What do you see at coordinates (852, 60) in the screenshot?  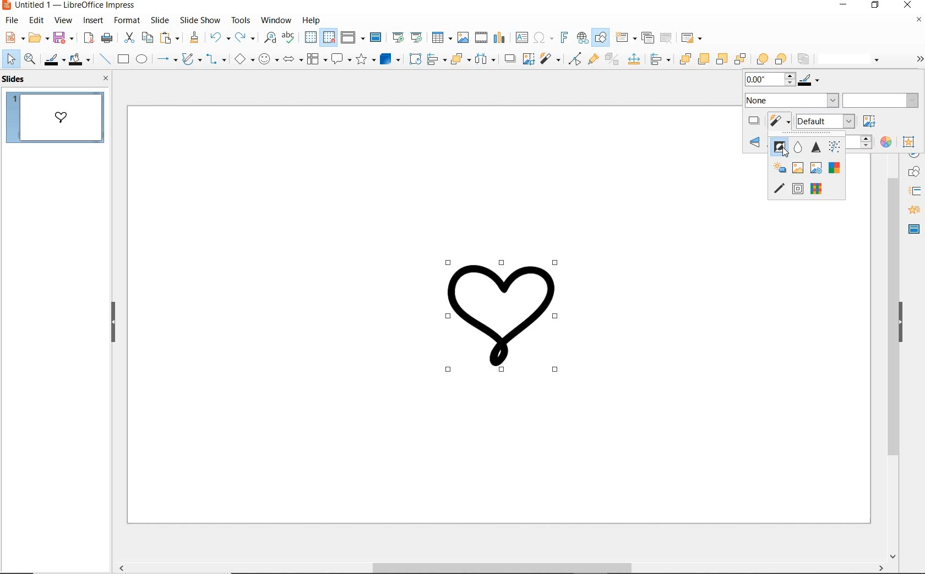 I see `line style` at bounding box center [852, 60].